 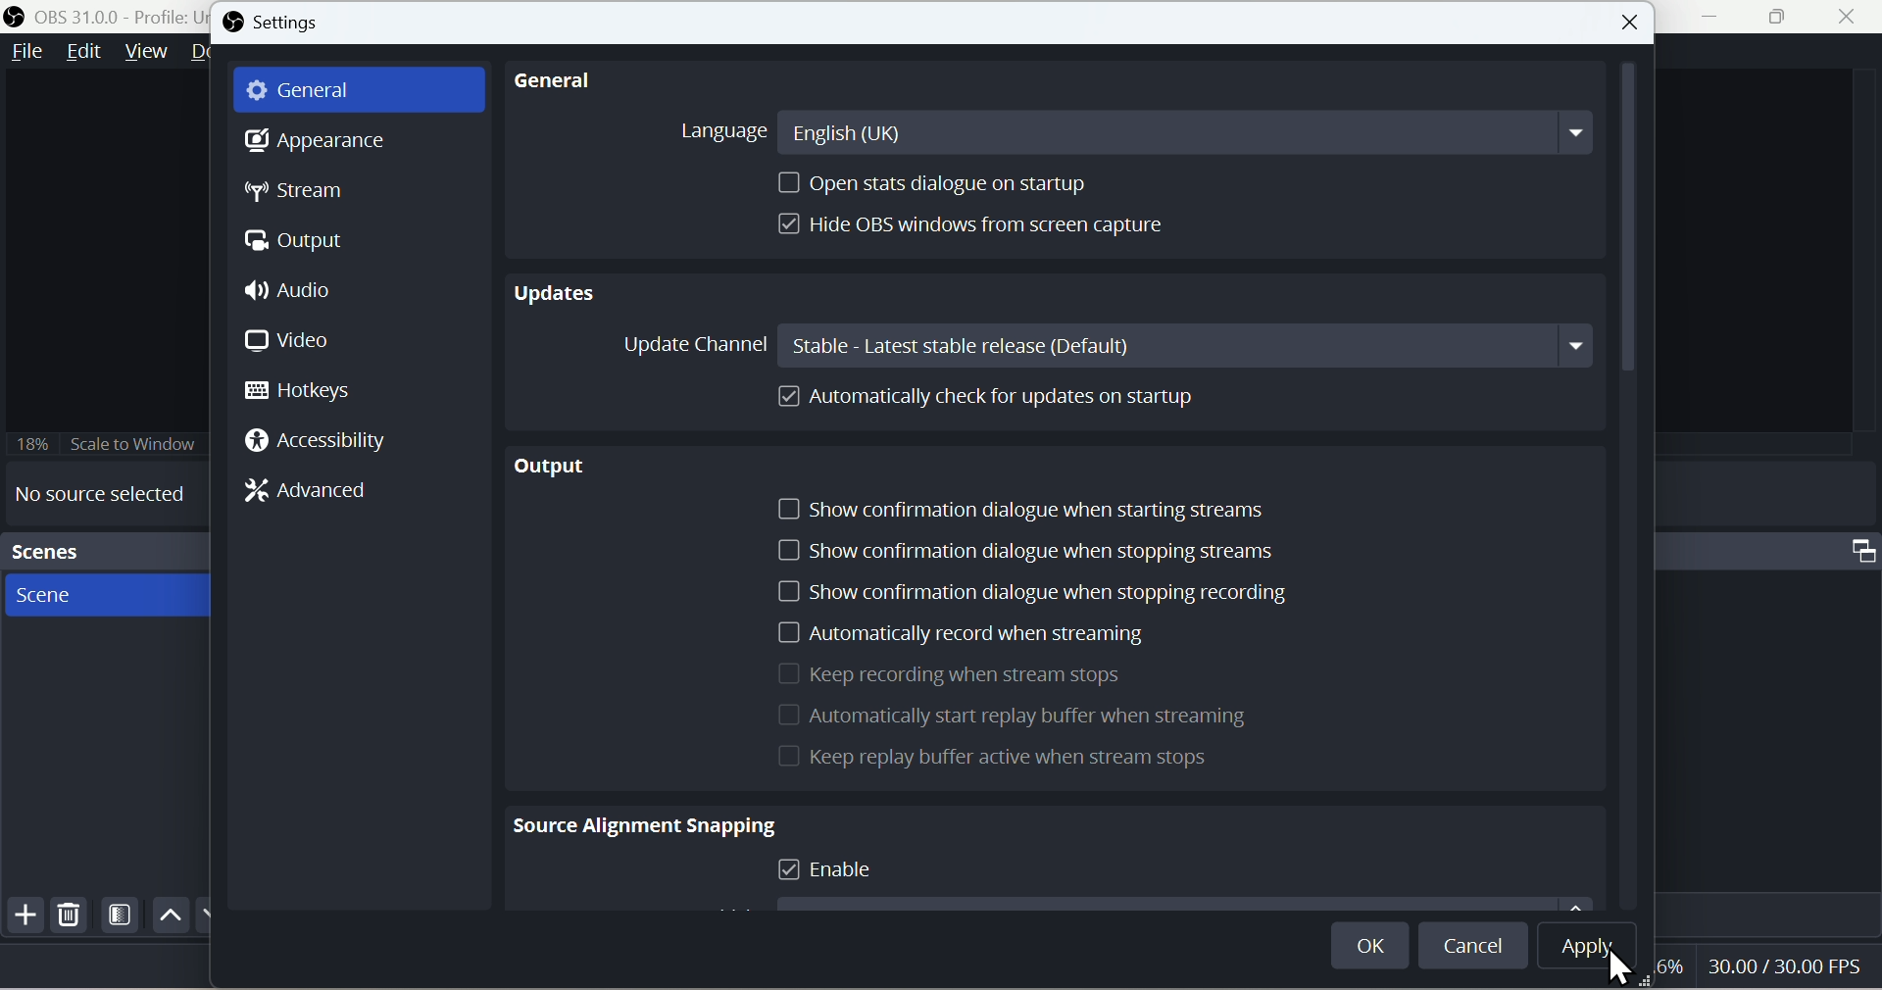 I want to click on Automatically record when is streaming, so click(x=956, y=635).